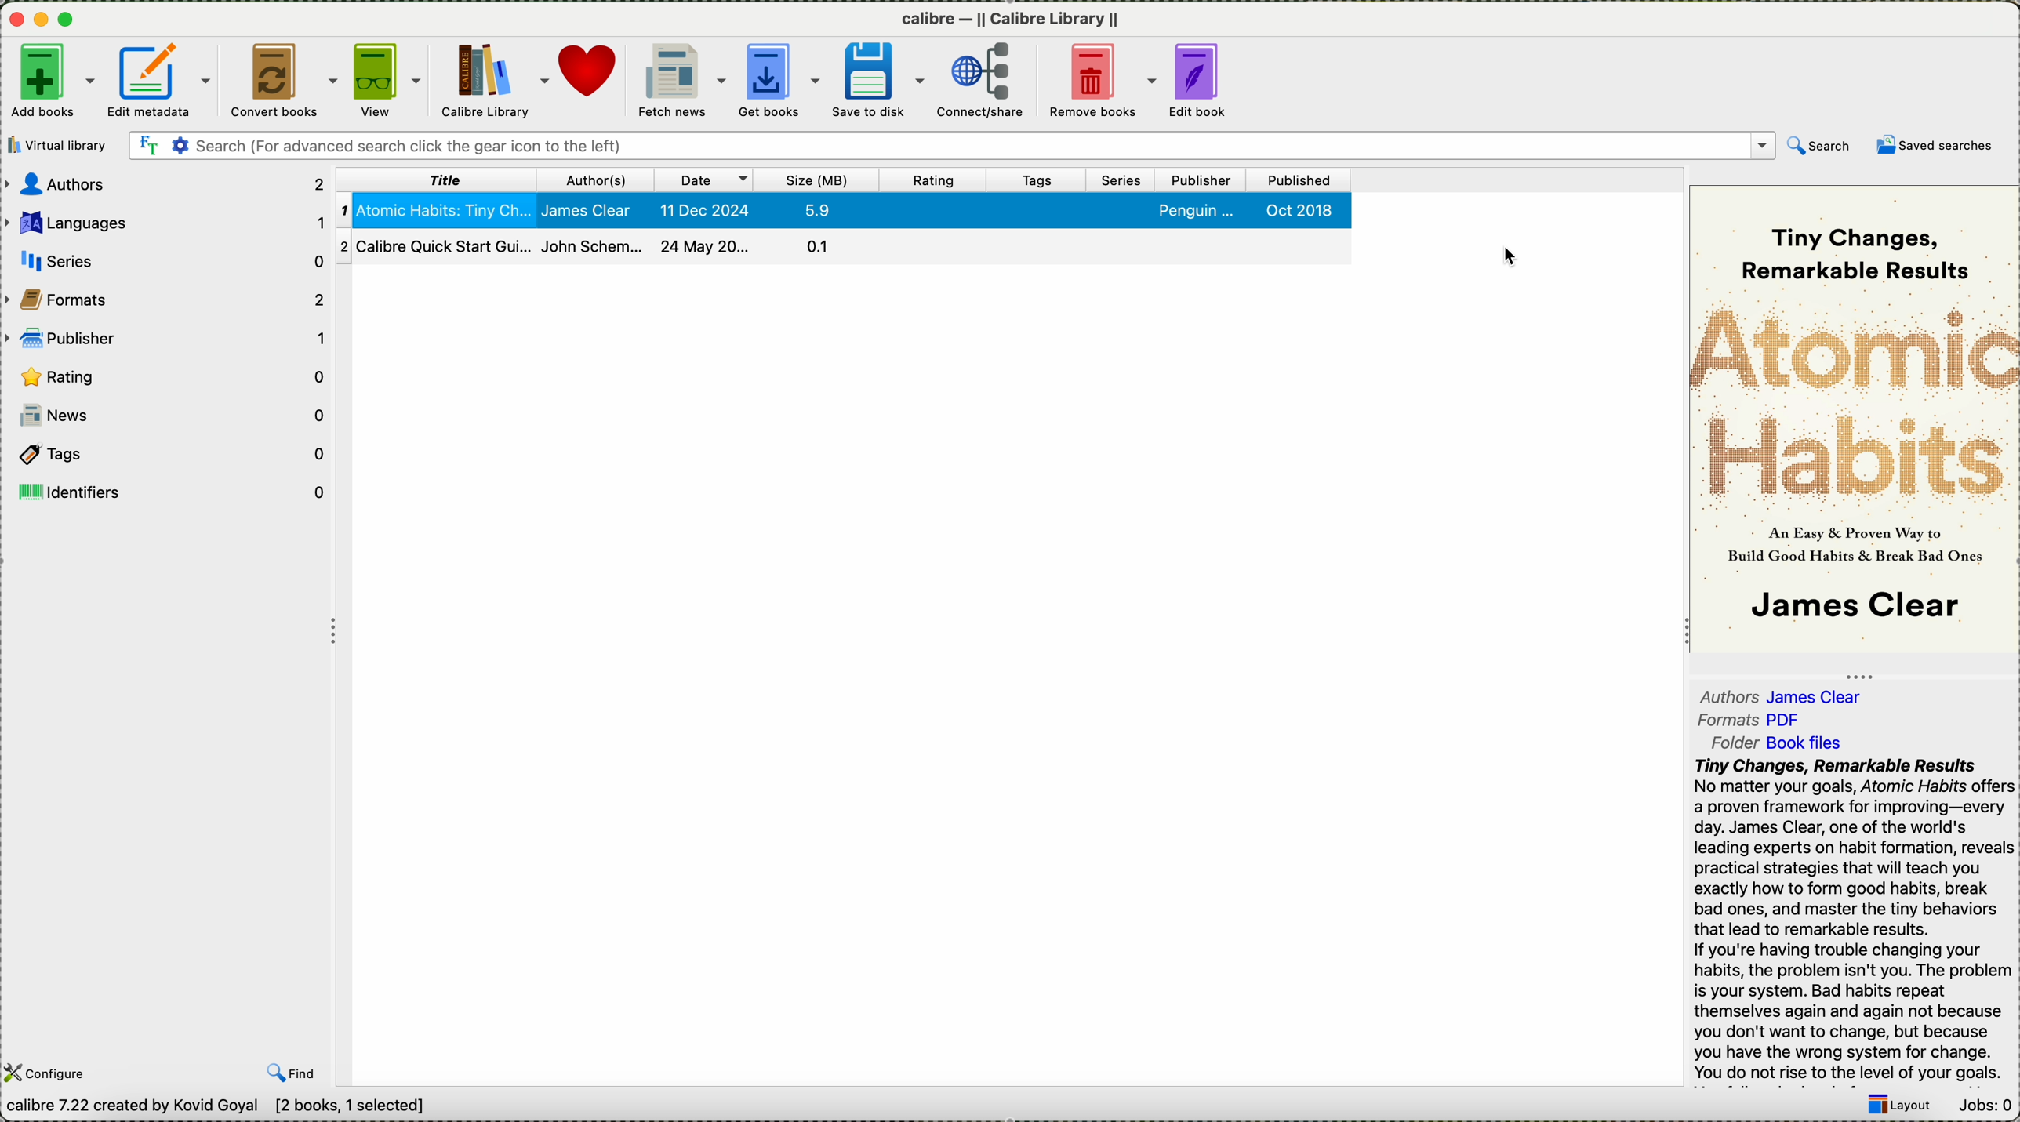 This screenshot has width=2020, height=1122. I want to click on saved searches, so click(1934, 147).